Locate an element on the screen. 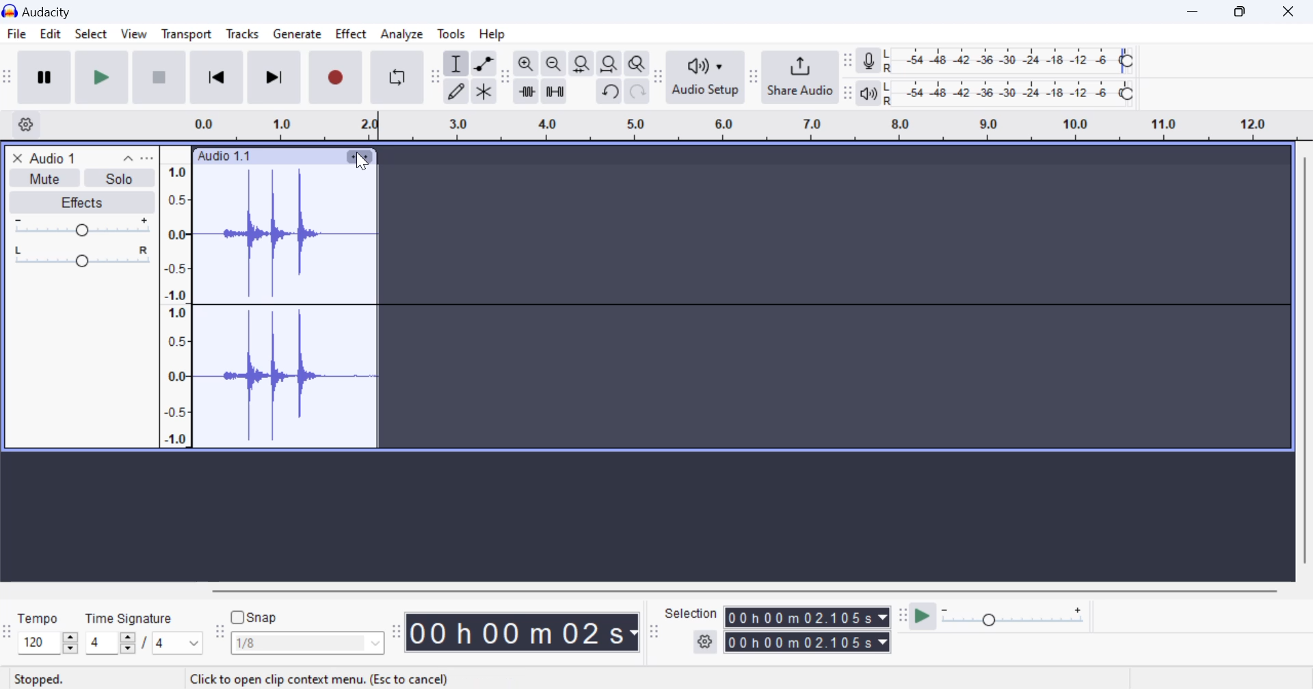 This screenshot has width=1313, height=689. Scale to measure intensity of waves in track is located at coordinates (174, 303).